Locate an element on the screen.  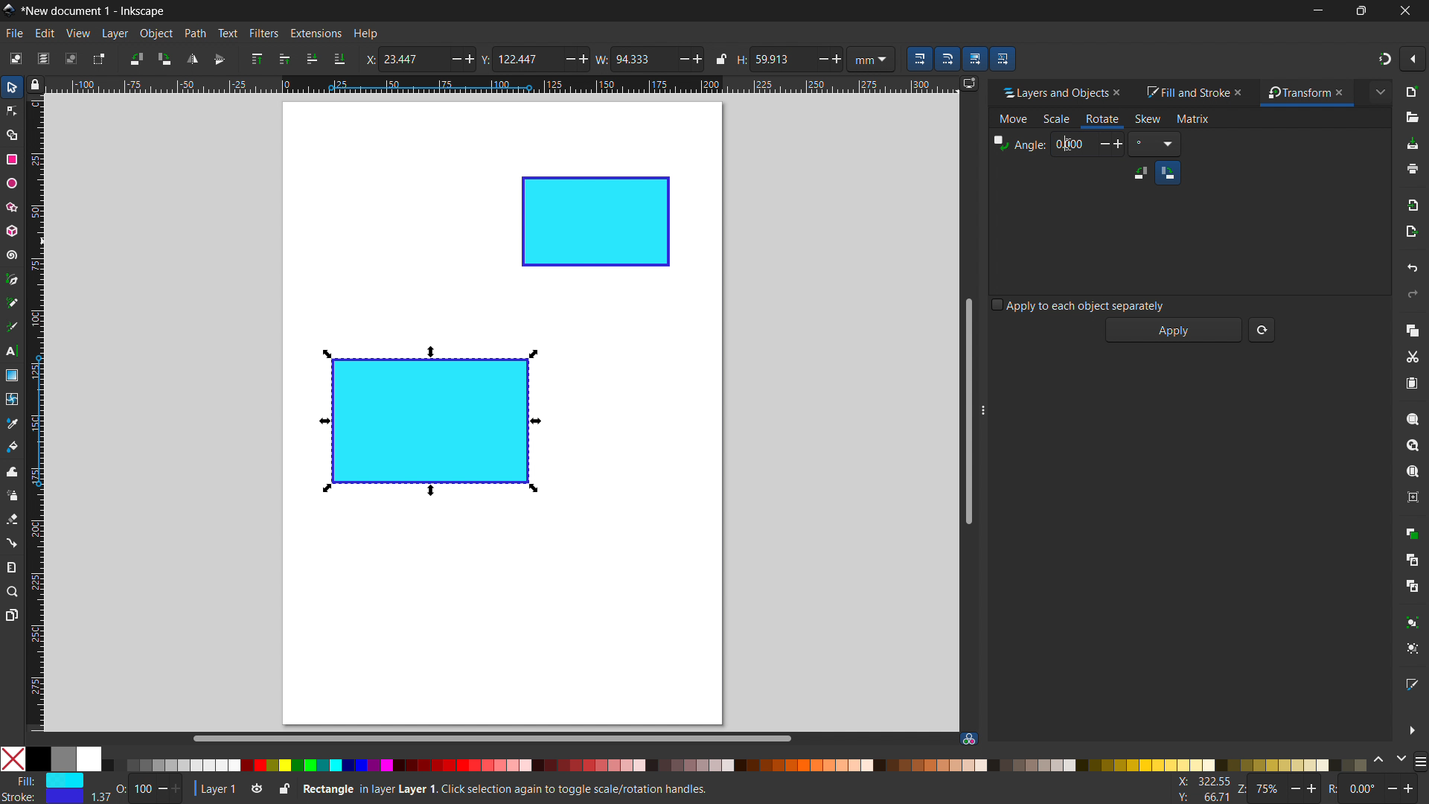
text is located at coordinates (227, 33).